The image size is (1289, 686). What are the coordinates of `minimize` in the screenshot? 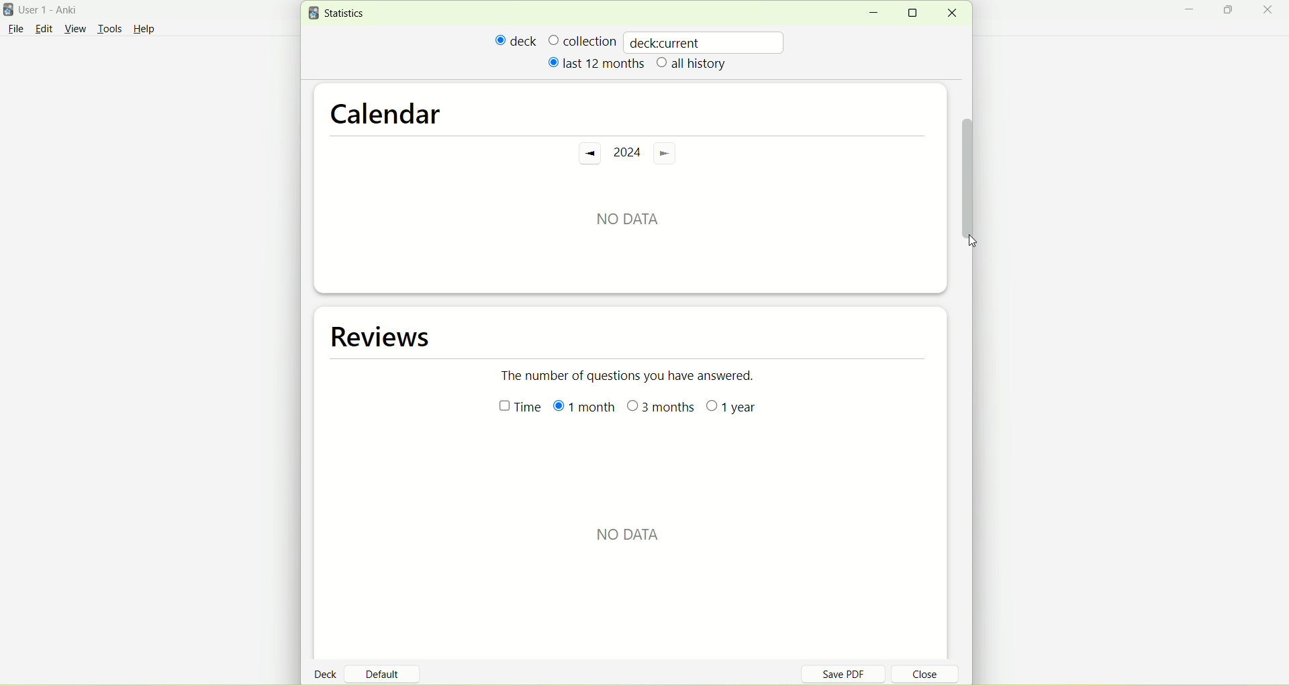 It's located at (873, 13).